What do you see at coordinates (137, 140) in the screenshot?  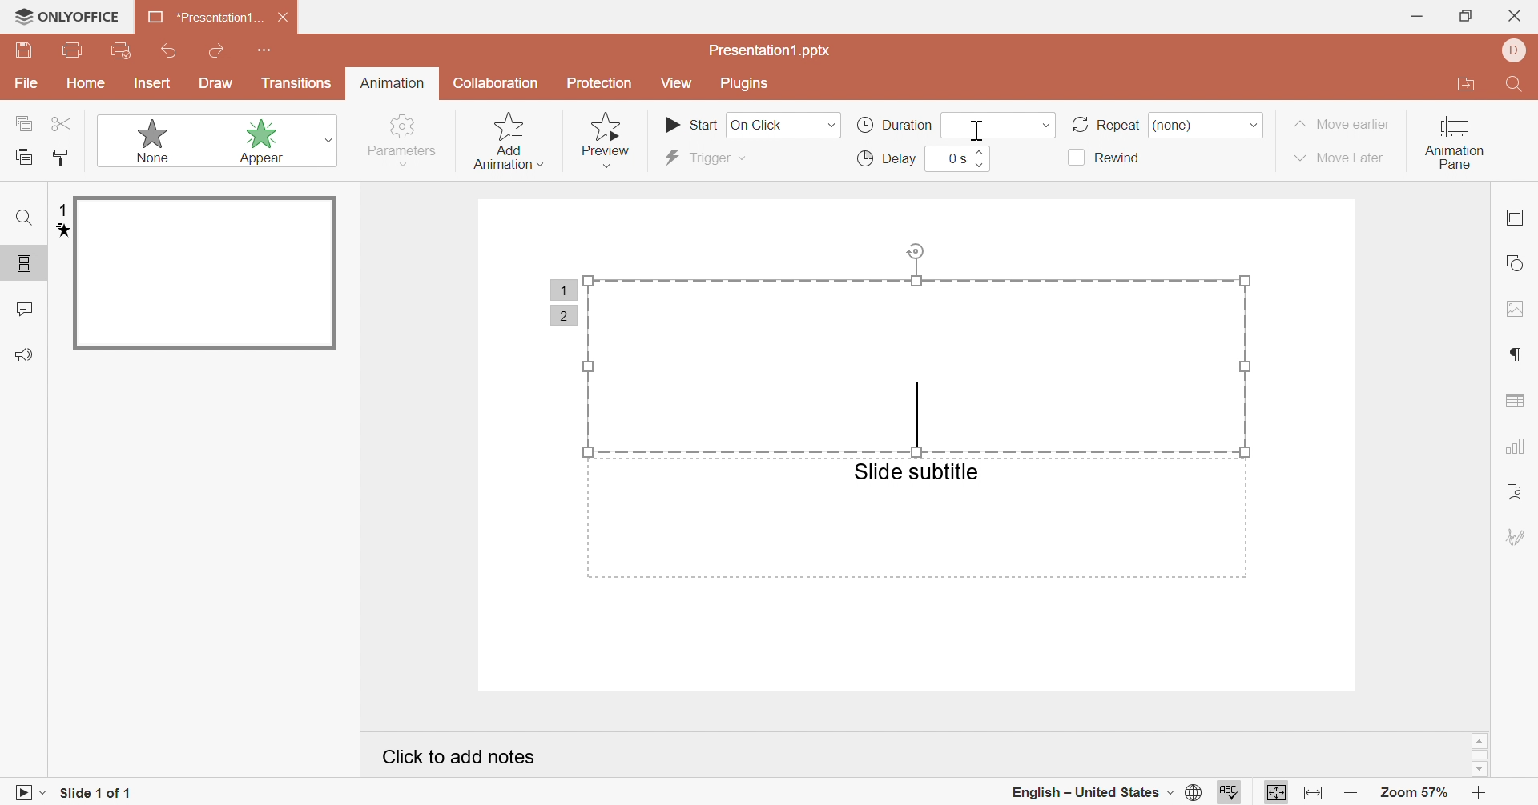 I see `none` at bounding box center [137, 140].